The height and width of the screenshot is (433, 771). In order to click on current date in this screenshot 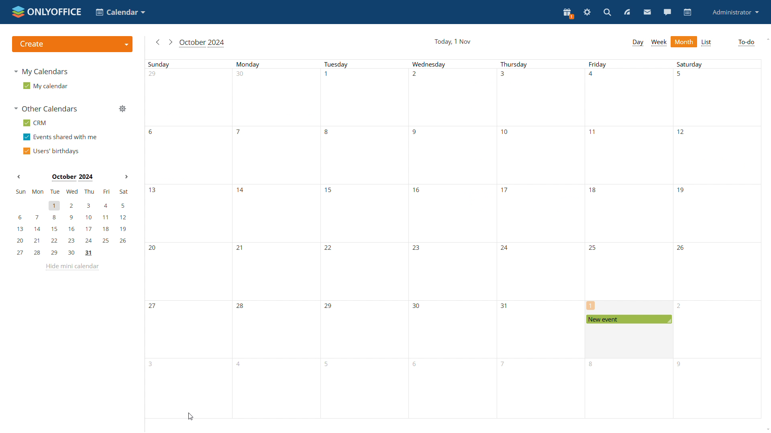, I will do `click(452, 41)`.